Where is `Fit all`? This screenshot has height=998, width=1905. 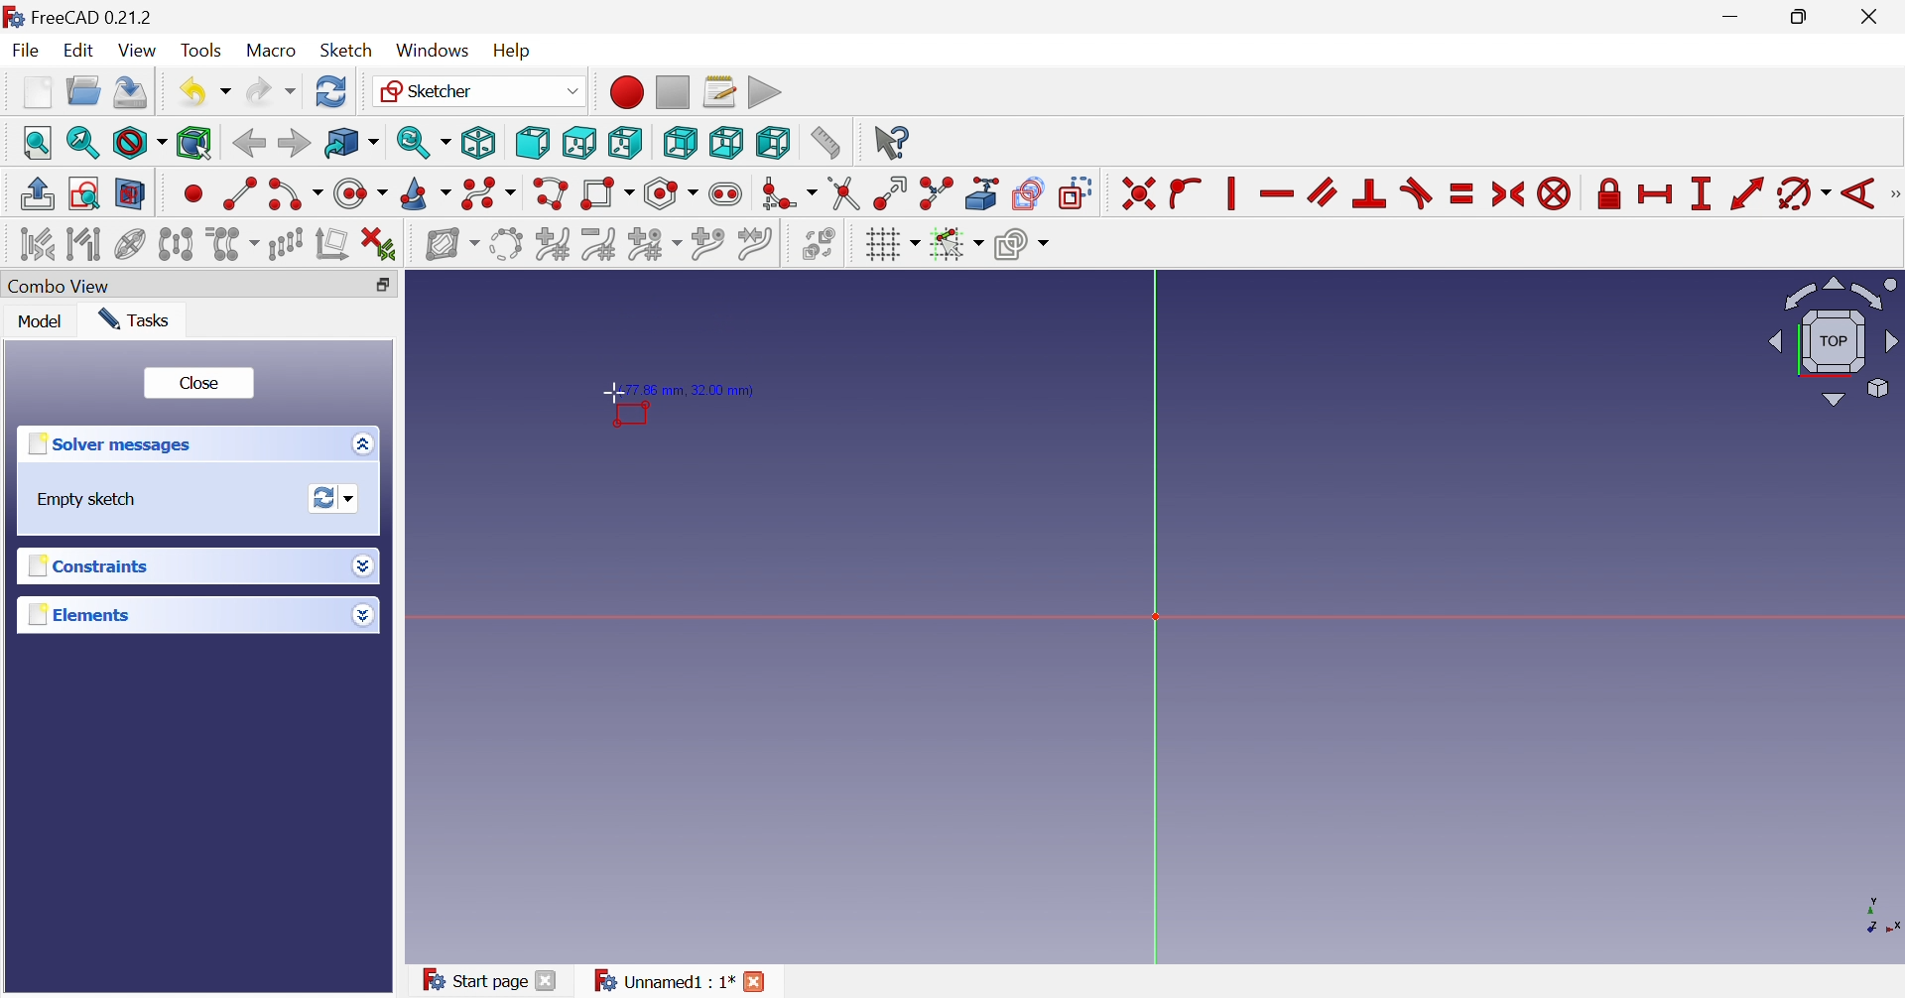
Fit all is located at coordinates (39, 142).